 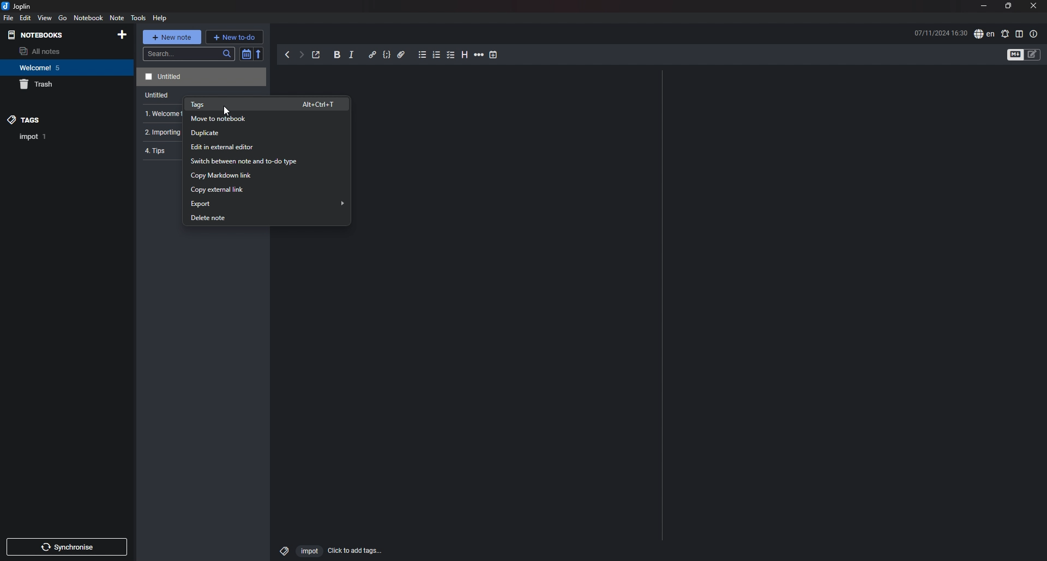 I want to click on move to notebook, so click(x=267, y=119).